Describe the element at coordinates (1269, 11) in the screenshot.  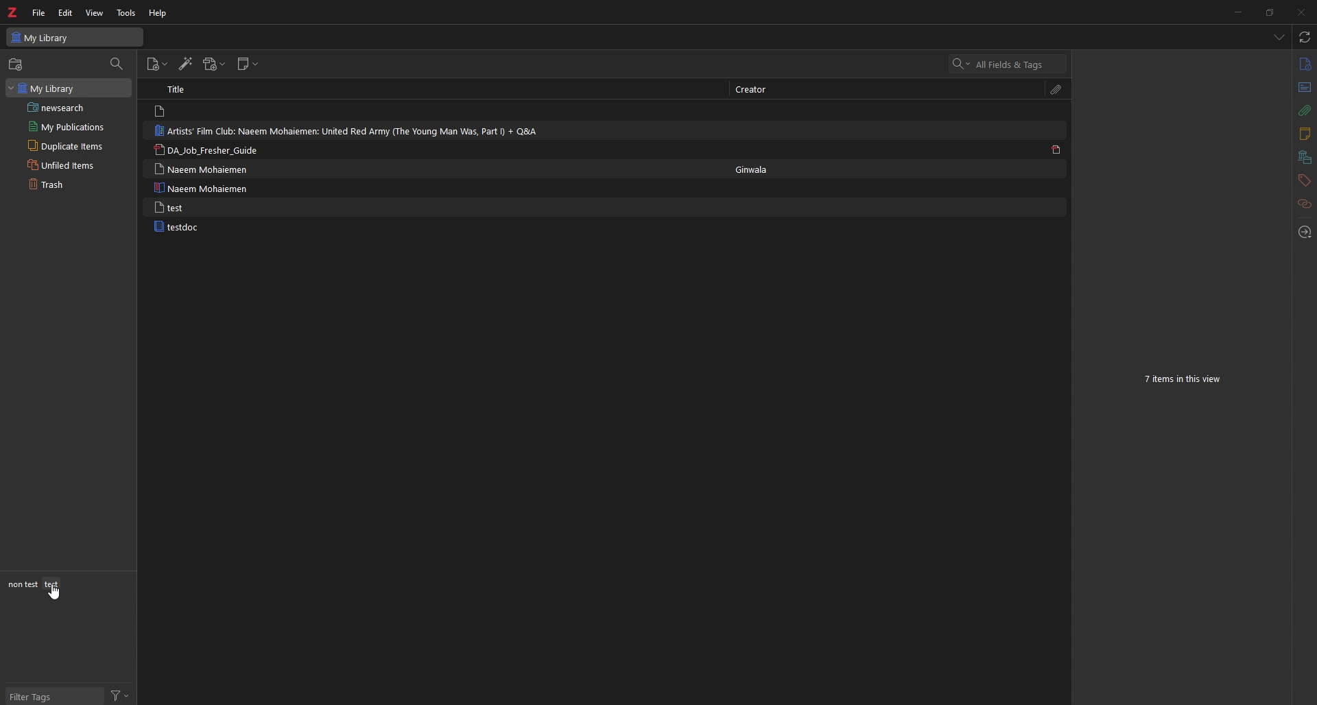
I see `resize` at that location.